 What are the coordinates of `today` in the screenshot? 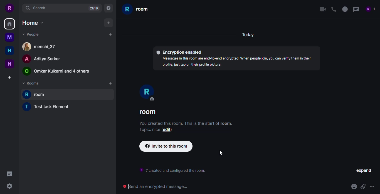 It's located at (248, 34).